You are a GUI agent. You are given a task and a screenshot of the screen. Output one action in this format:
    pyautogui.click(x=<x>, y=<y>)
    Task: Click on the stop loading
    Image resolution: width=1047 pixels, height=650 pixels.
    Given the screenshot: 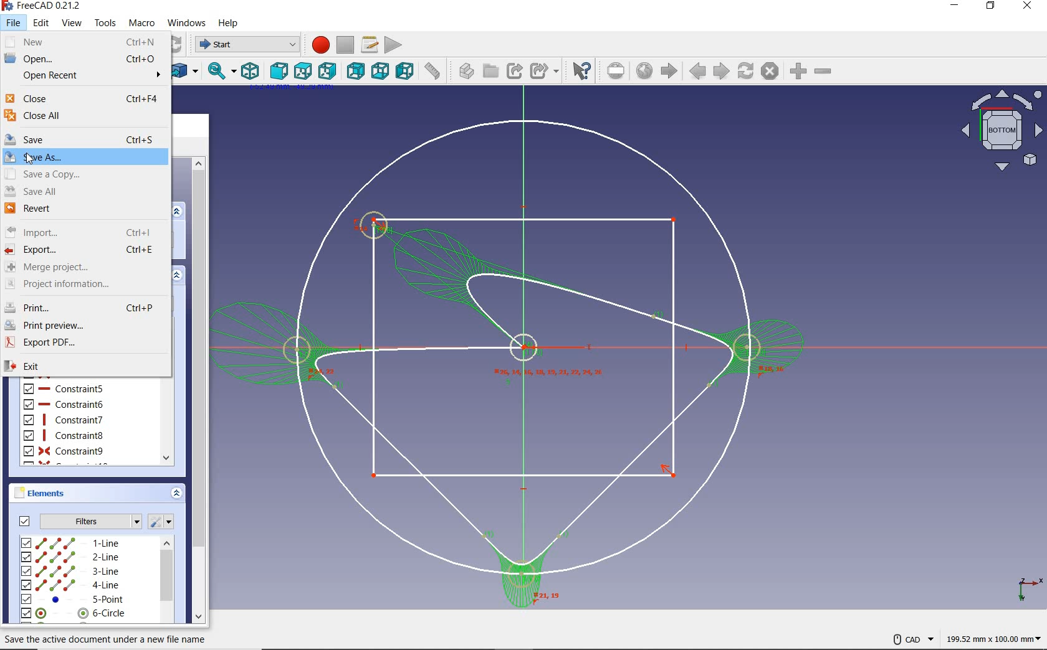 What is the action you would take?
    pyautogui.click(x=770, y=72)
    